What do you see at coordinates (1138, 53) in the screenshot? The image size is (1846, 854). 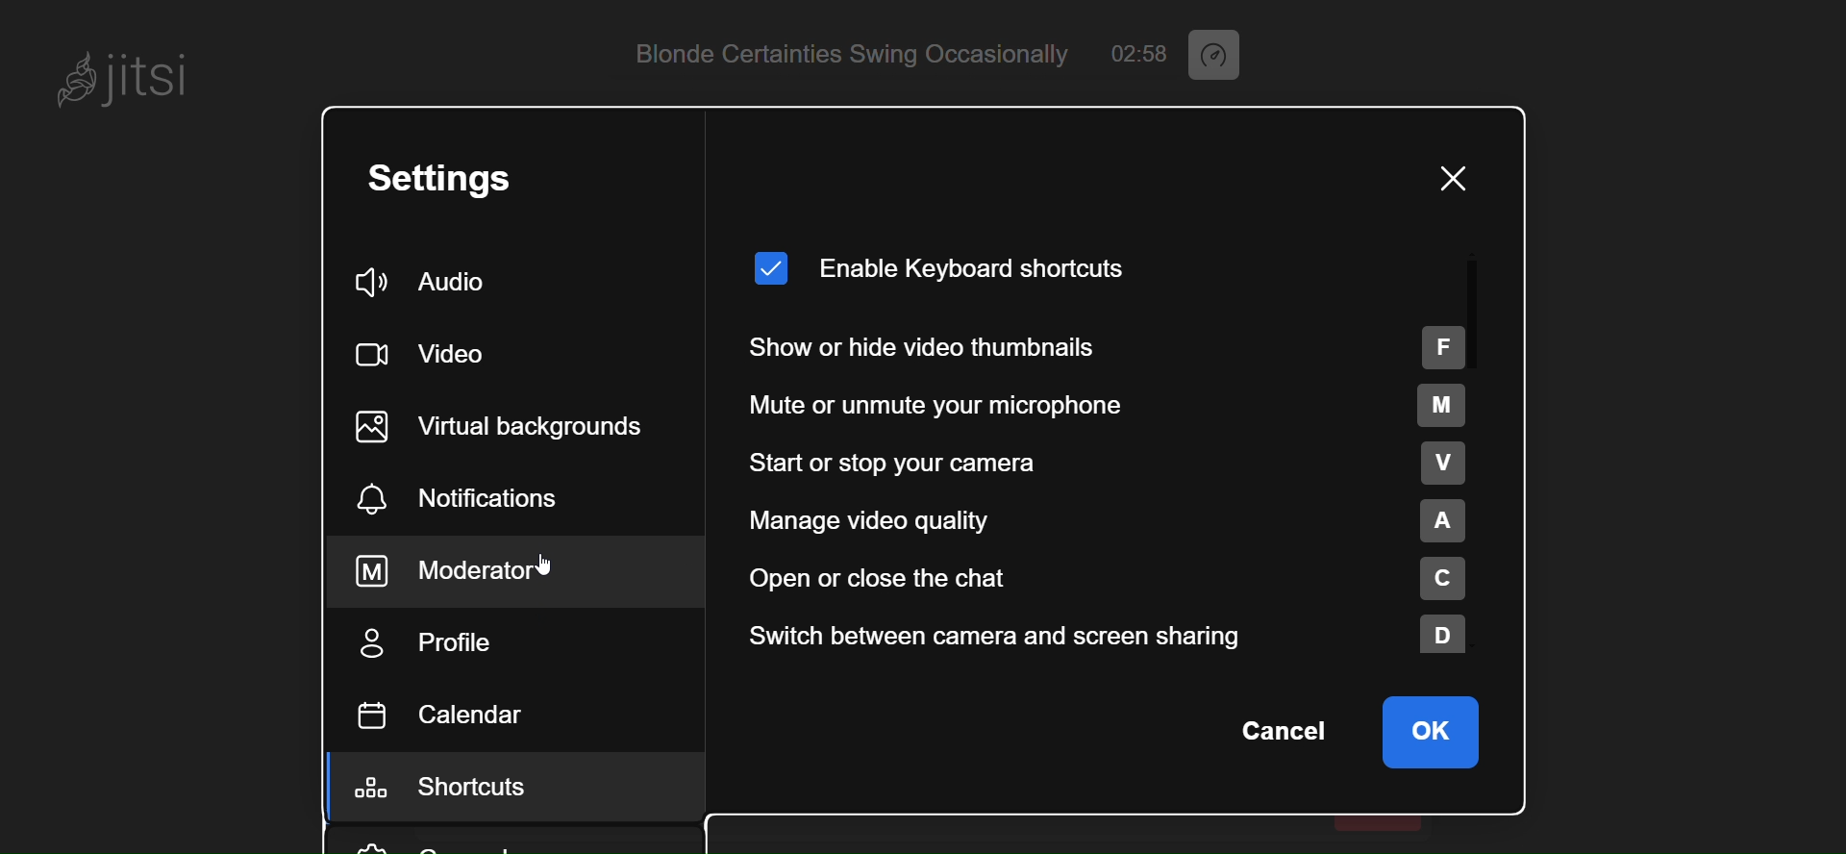 I see `02:58` at bounding box center [1138, 53].